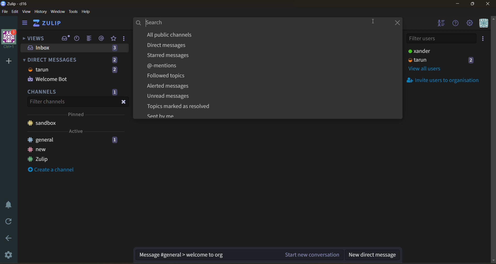  What do you see at coordinates (470, 23) in the screenshot?
I see `settings` at bounding box center [470, 23].